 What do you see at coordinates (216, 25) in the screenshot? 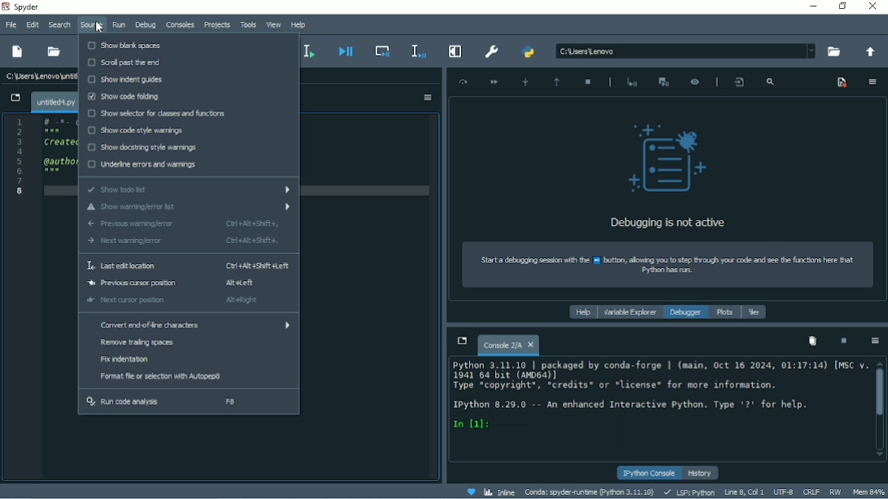
I see `Projects` at bounding box center [216, 25].